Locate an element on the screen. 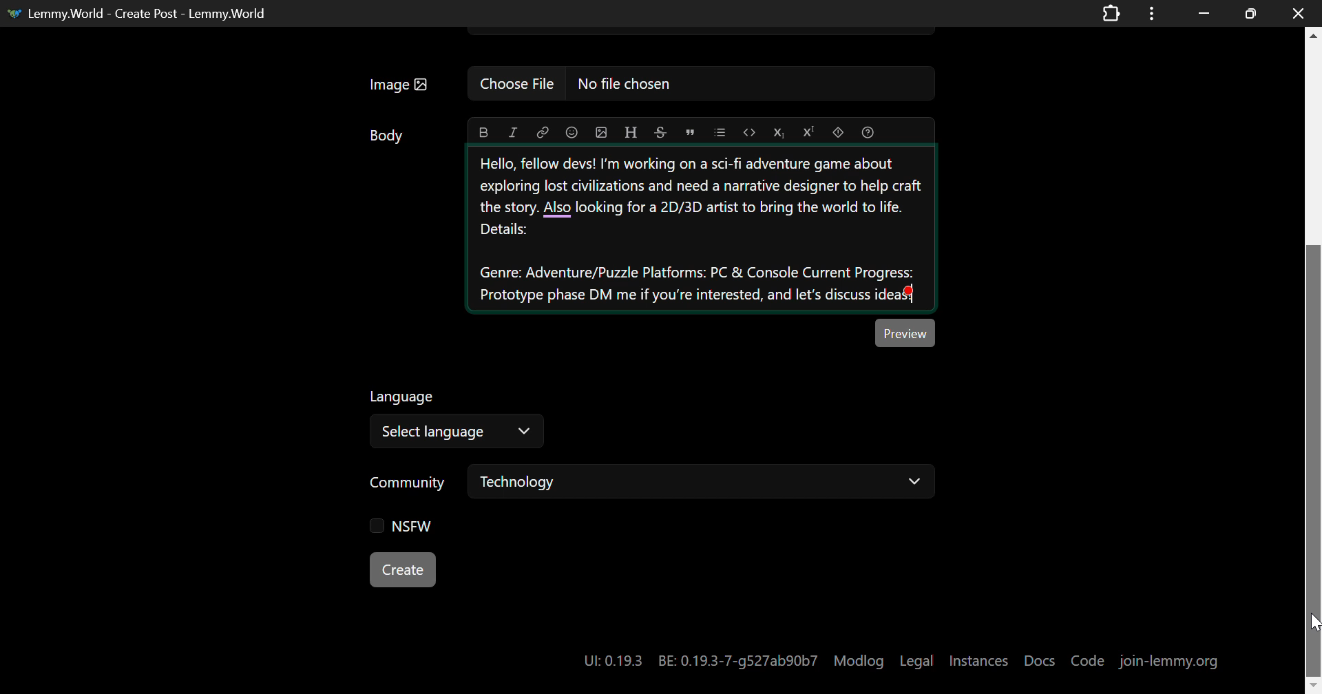 The width and height of the screenshot is (1322, 694). Ul: 0.19.3 BE: 0.19.3-7-g527ab90b7 is located at coordinates (695, 657).